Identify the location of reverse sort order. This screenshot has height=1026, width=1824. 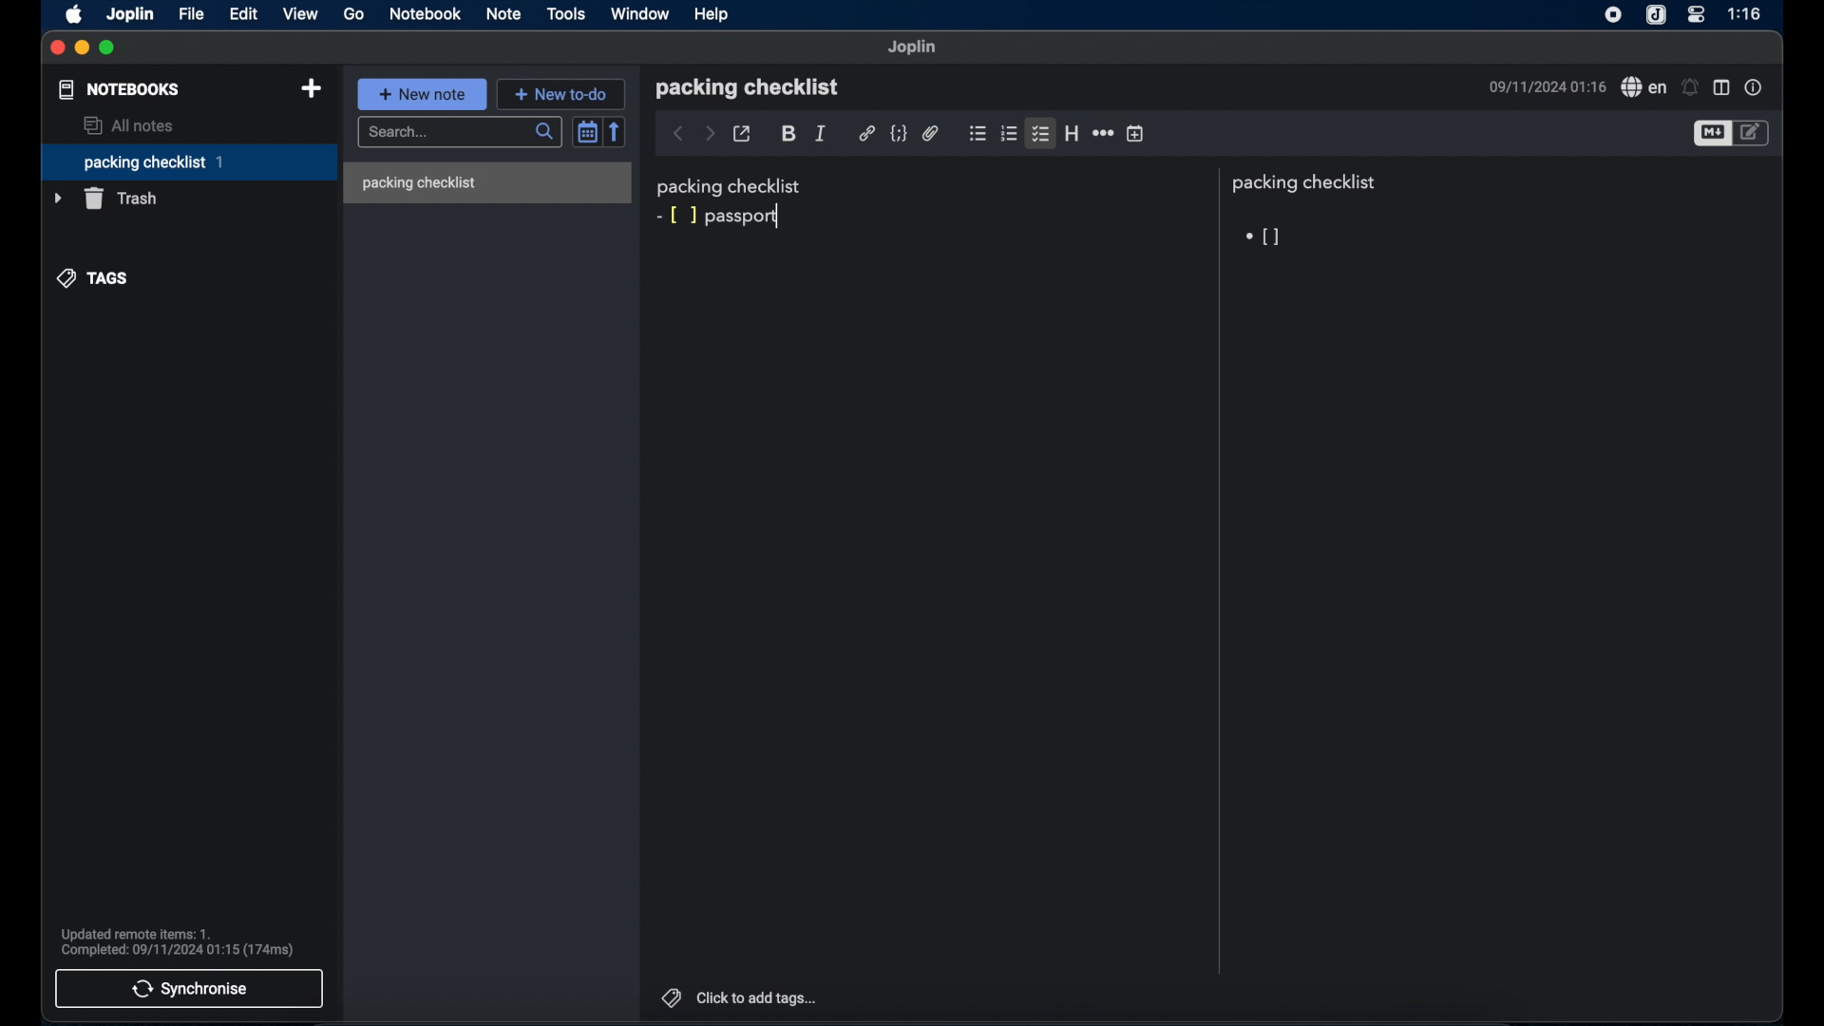
(616, 131).